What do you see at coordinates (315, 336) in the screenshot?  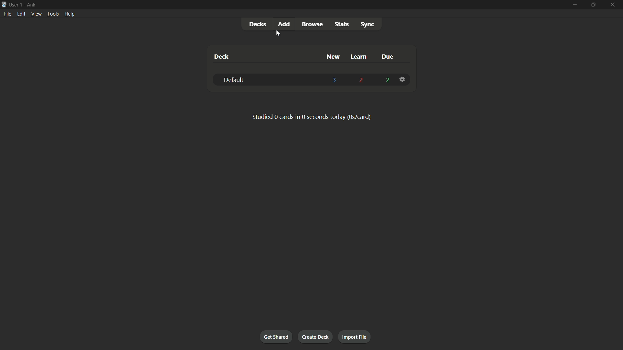 I see `create deck` at bounding box center [315, 336].